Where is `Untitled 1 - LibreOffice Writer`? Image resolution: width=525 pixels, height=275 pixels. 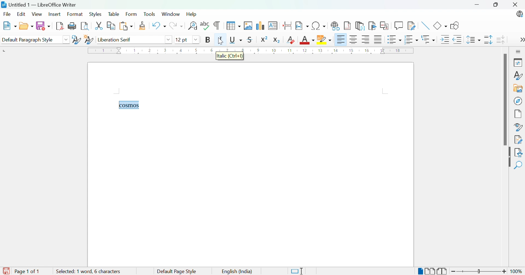
Untitled 1 - LibreOffice Writer is located at coordinates (38, 4).